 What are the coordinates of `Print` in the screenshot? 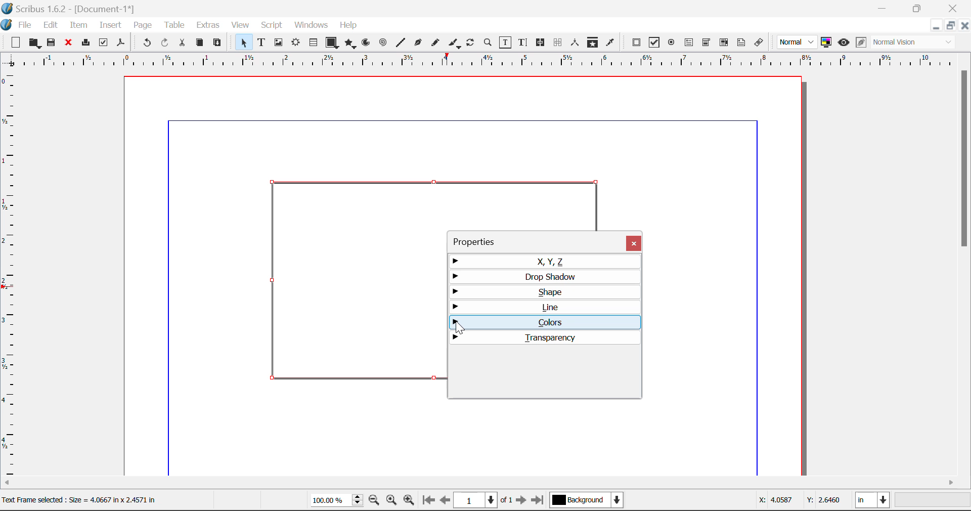 It's located at (85, 43).